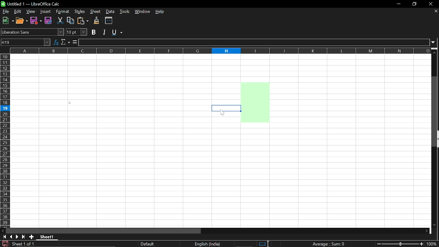 This screenshot has width=439, height=247. I want to click on Select function, so click(66, 42).